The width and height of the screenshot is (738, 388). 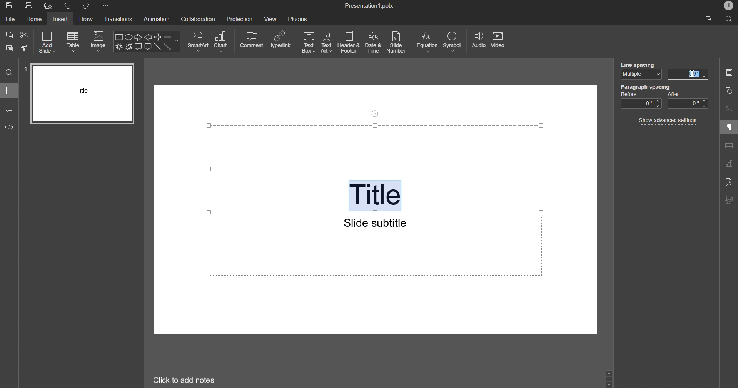 I want to click on After, so click(x=689, y=101).